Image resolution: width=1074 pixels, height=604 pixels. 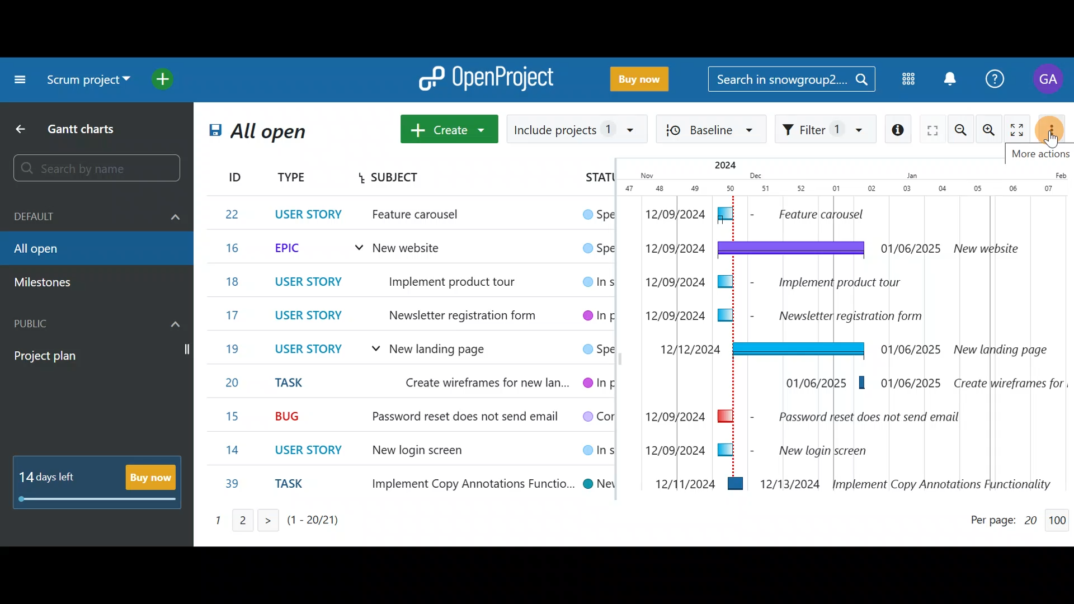 I want to click on Feature carousel, so click(x=434, y=216).